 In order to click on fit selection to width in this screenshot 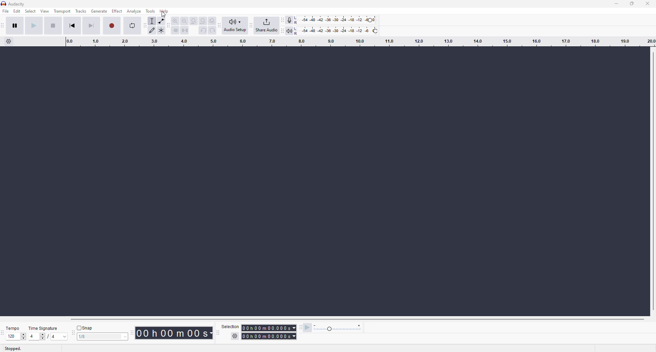, I will do `click(193, 20)`.